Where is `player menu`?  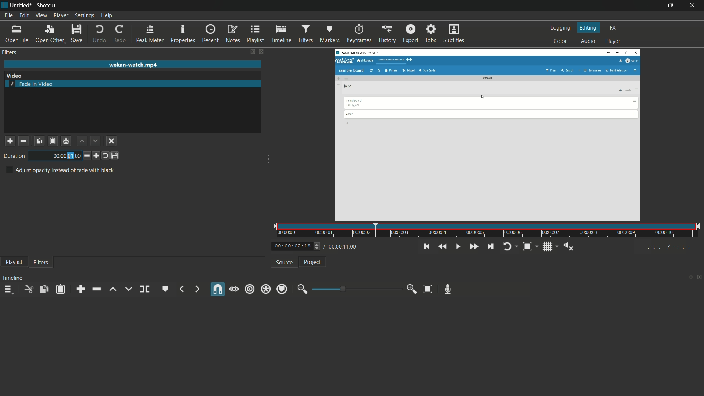
player menu is located at coordinates (61, 15).